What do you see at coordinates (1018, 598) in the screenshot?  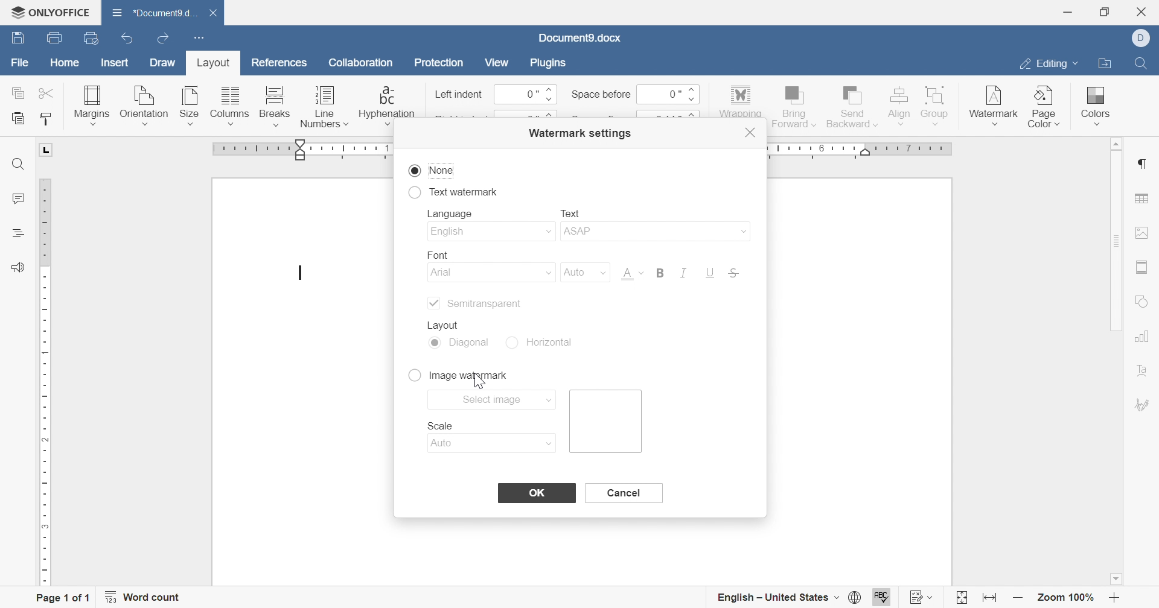 I see `zoom out` at bounding box center [1018, 598].